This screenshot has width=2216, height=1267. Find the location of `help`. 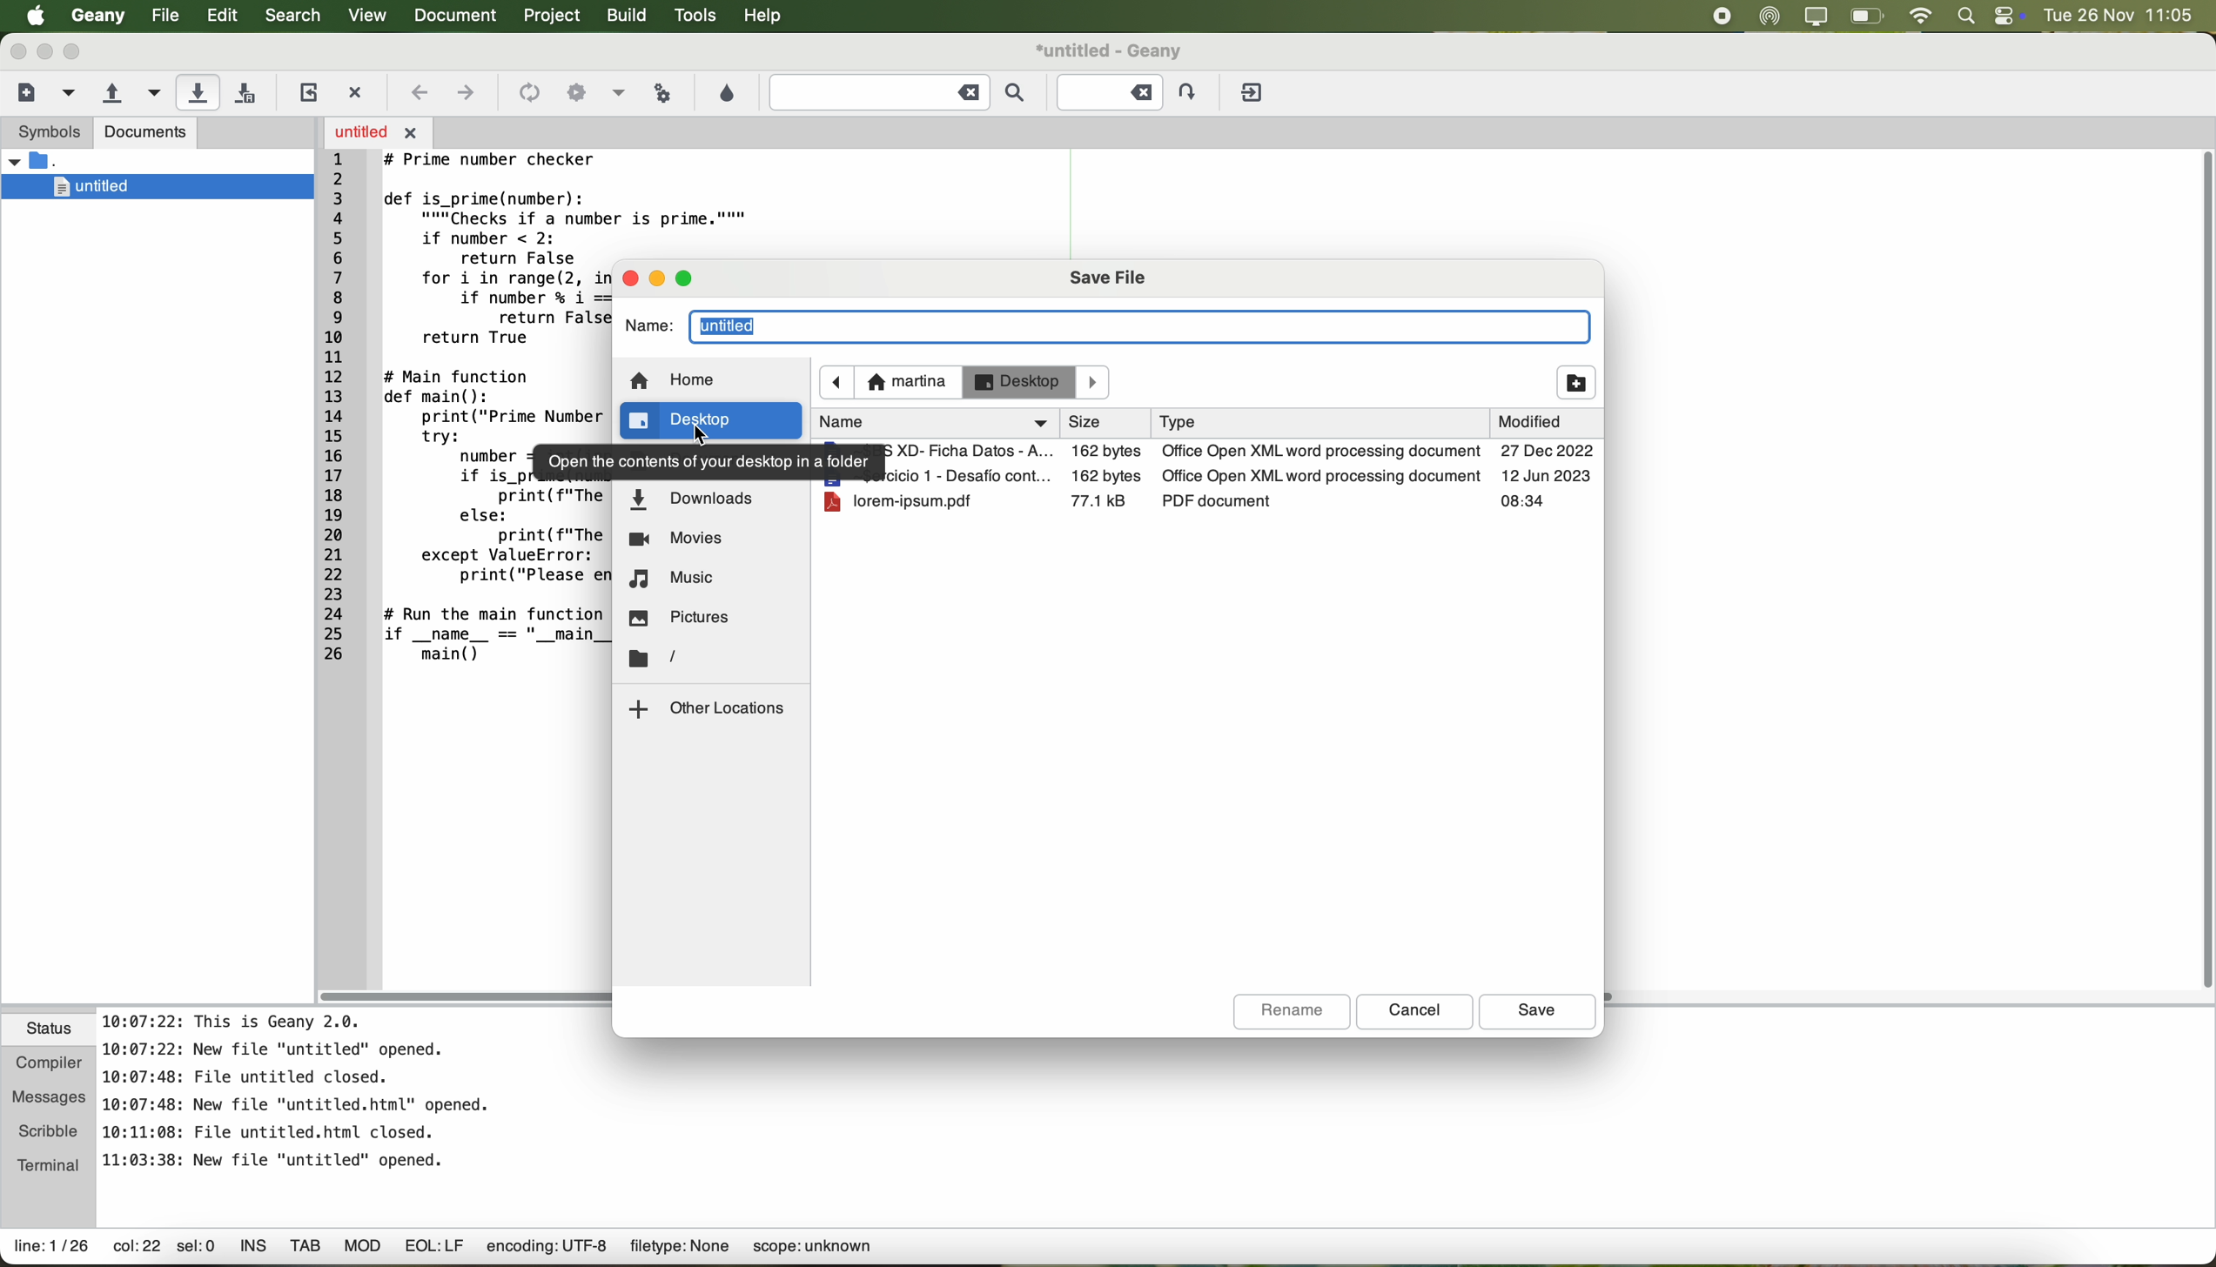

help is located at coordinates (770, 18).